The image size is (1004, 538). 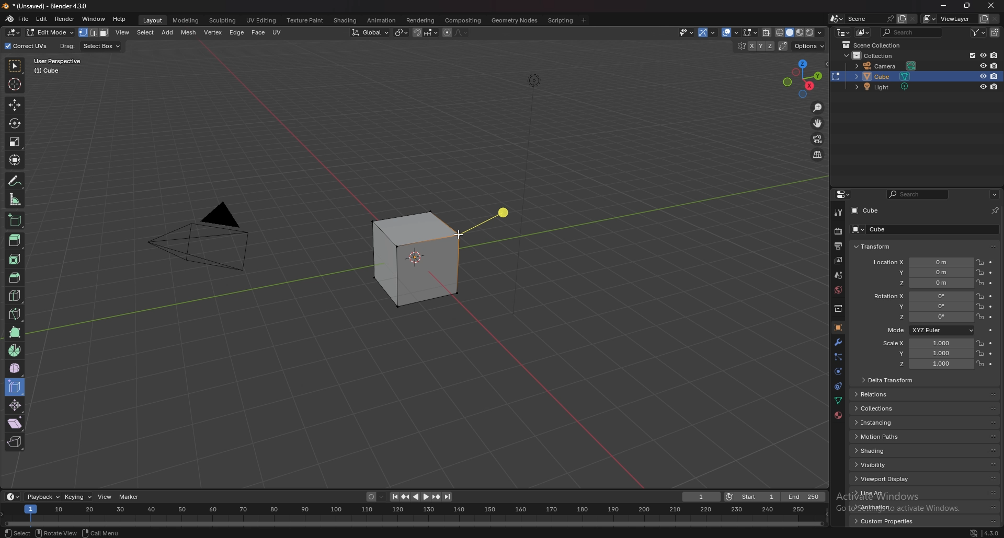 What do you see at coordinates (559, 20) in the screenshot?
I see `scripting` at bounding box center [559, 20].